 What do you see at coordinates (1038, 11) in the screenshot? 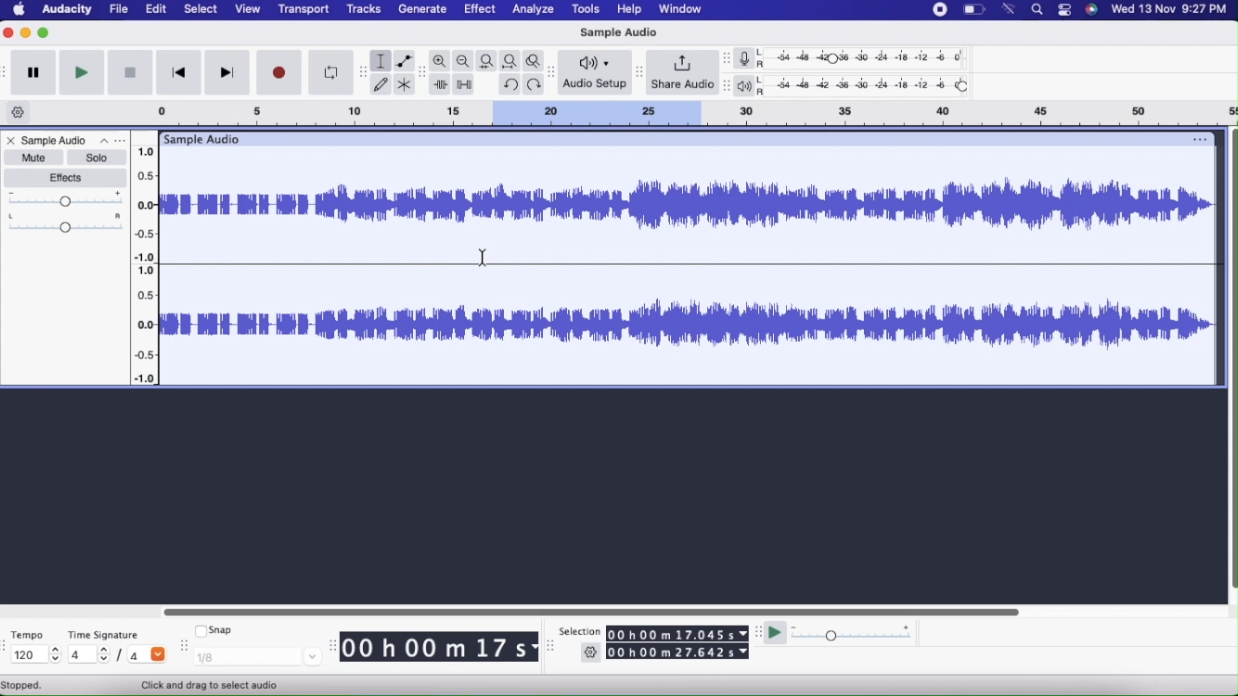
I see `spotlight` at bounding box center [1038, 11].